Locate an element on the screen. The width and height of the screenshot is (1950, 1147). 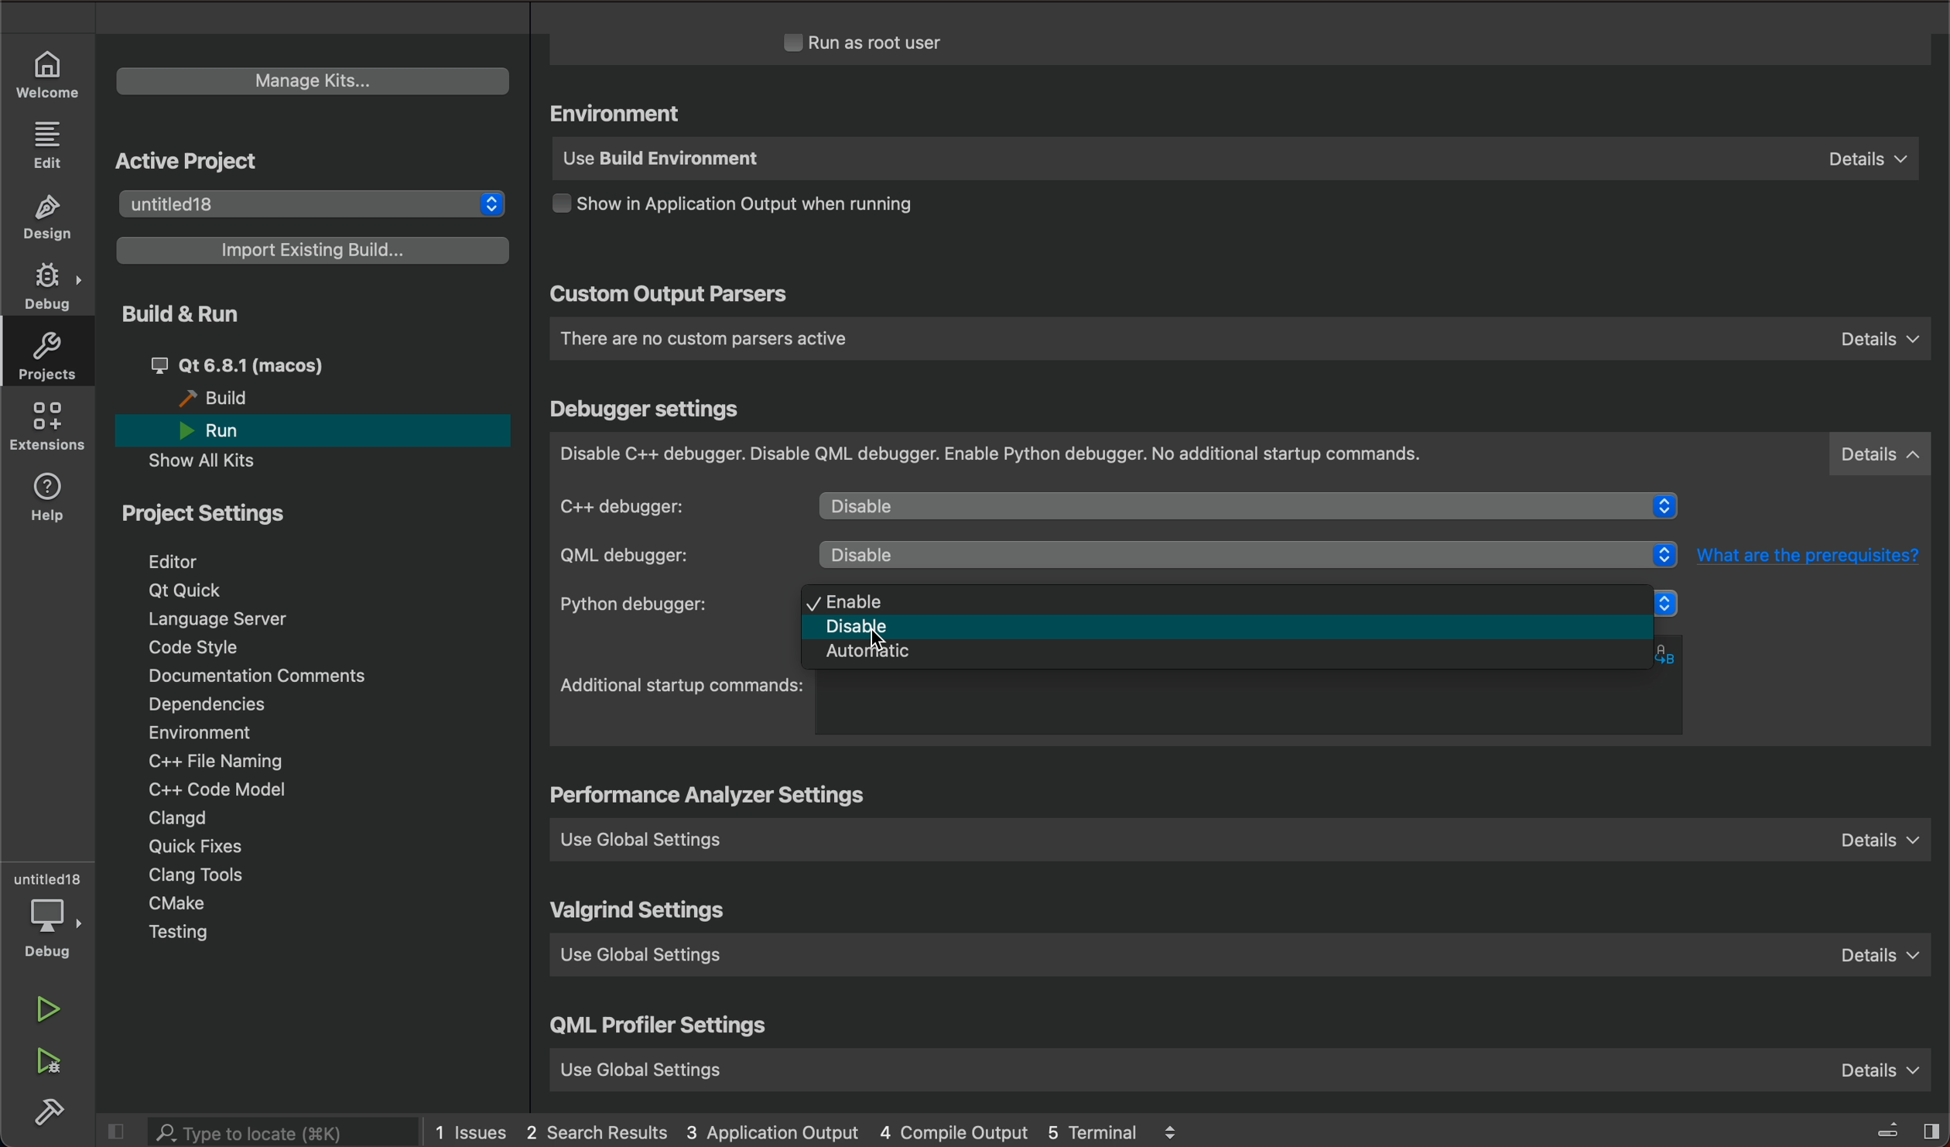
run is located at coordinates (226, 431).